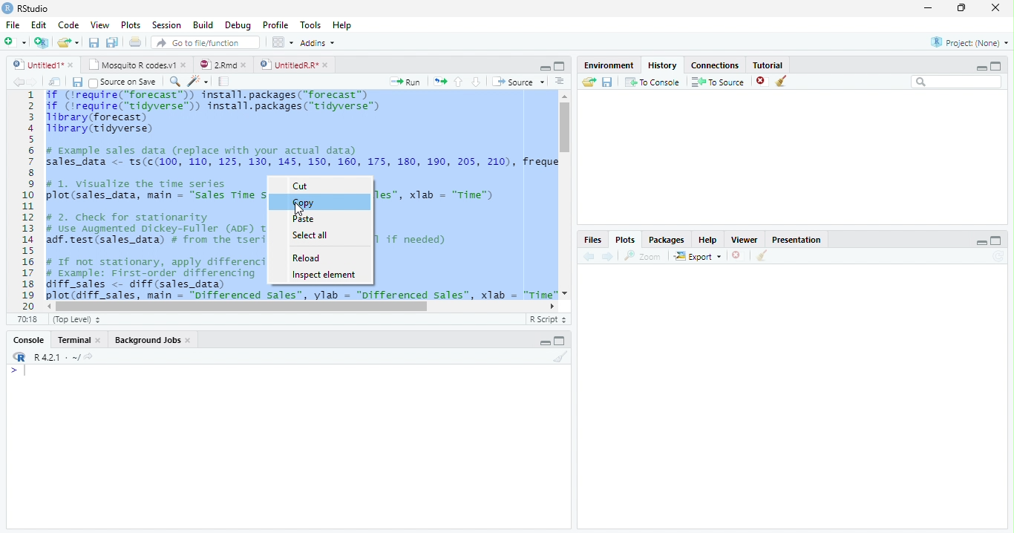 Image resolution: width=1014 pixels, height=533 pixels. What do you see at coordinates (667, 241) in the screenshot?
I see `Packages` at bounding box center [667, 241].